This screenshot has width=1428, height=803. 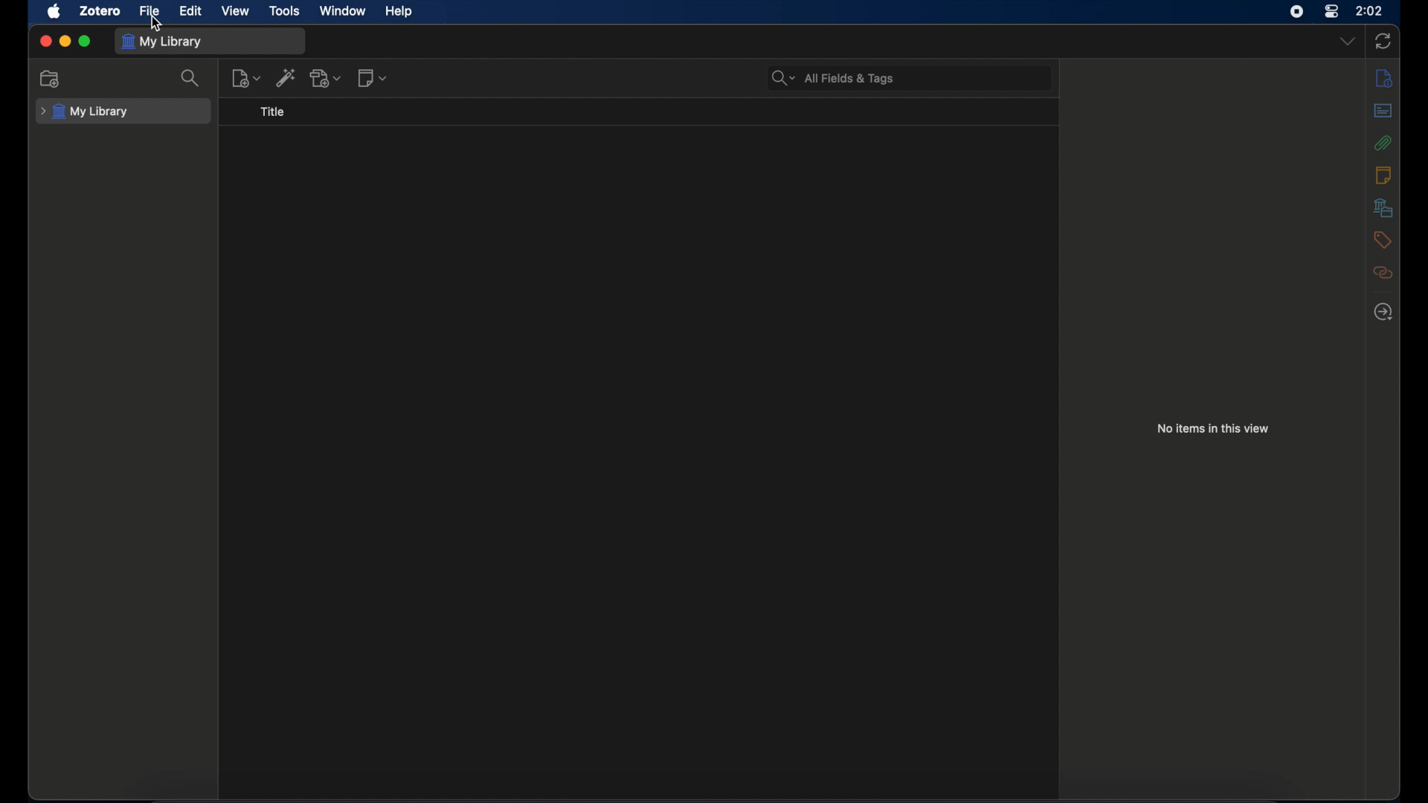 What do you see at coordinates (399, 12) in the screenshot?
I see `help` at bounding box center [399, 12].